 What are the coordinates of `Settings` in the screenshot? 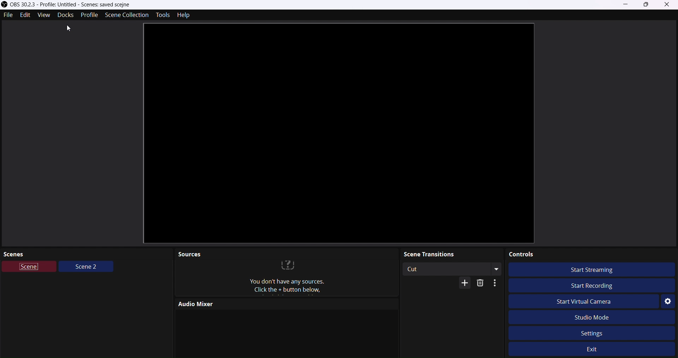 It's located at (667, 302).